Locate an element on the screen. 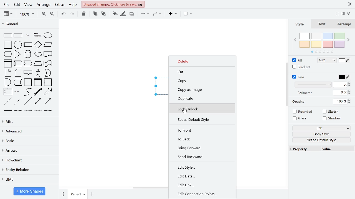 The image size is (355, 199). list is located at coordinates (7, 92).